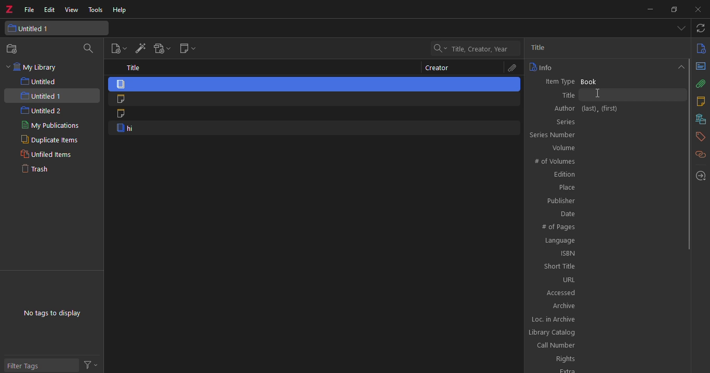 The width and height of the screenshot is (710, 373). Describe the element at coordinates (604, 332) in the screenshot. I see `library catalog` at that location.